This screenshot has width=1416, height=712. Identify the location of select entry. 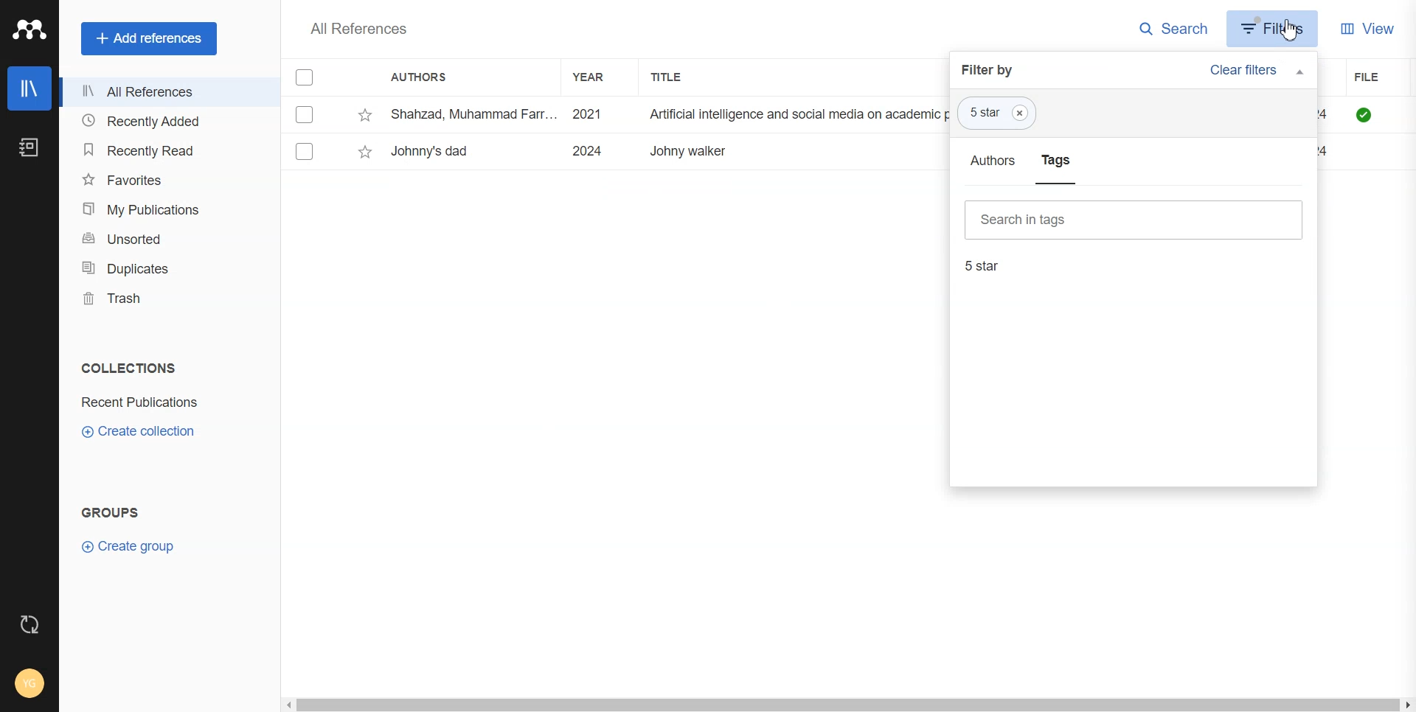
(305, 151).